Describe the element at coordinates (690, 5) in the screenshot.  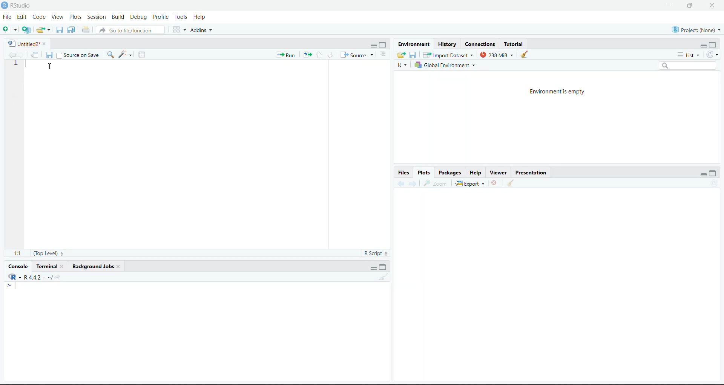
I see `resize` at that location.